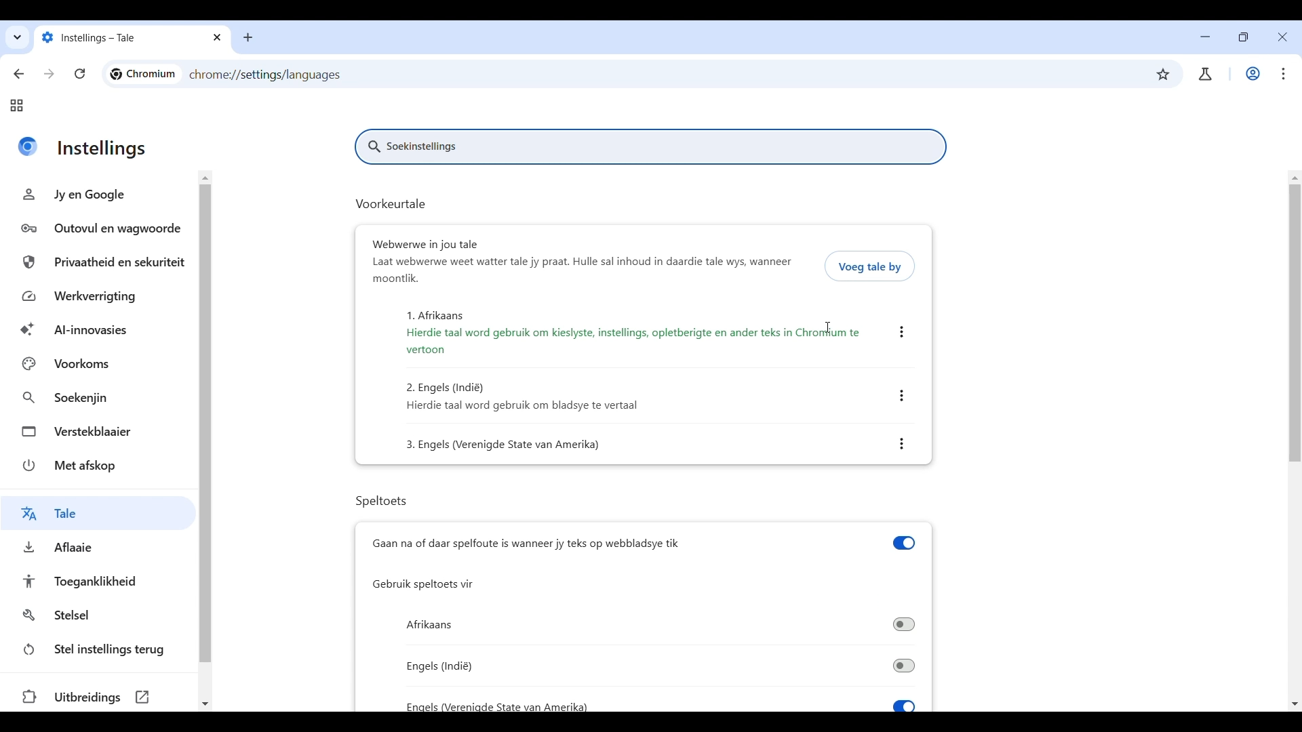  I want to click on Met afskop, so click(81, 466).